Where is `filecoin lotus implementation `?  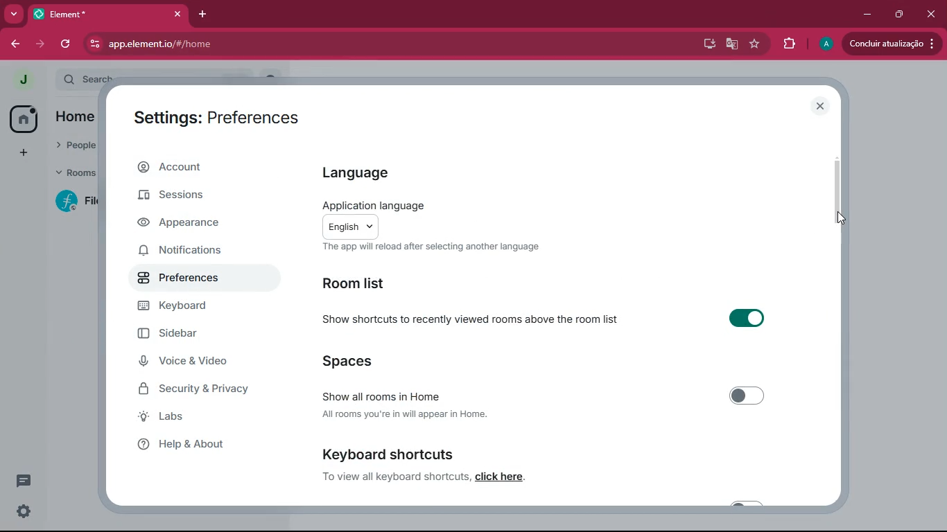 filecoin lotus implementation  is located at coordinates (82, 202).